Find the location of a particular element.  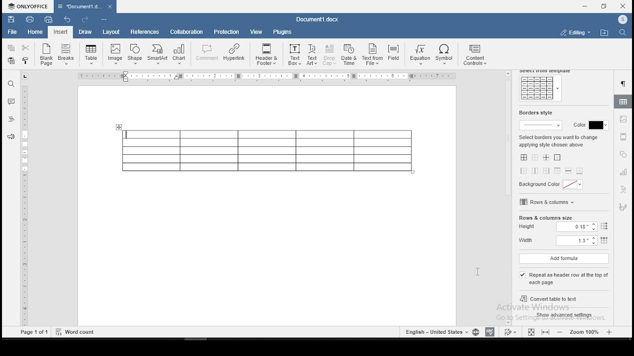

fit to window is located at coordinates (530, 332).